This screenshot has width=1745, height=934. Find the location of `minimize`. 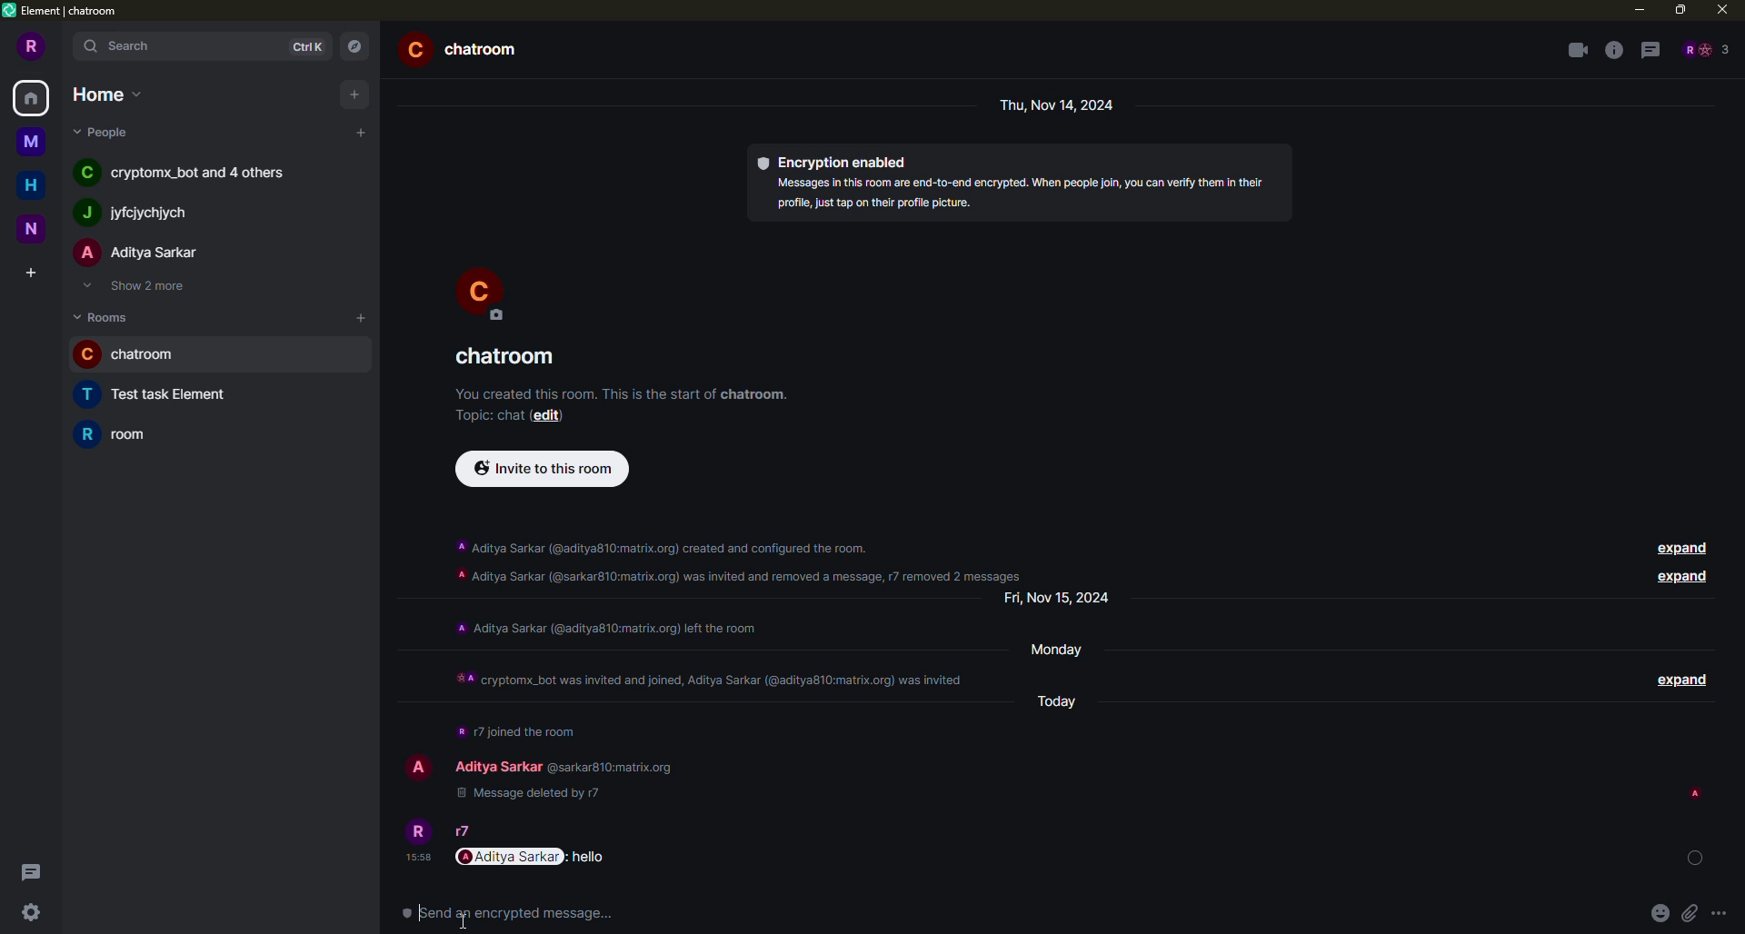

minimize is located at coordinates (1635, 9).